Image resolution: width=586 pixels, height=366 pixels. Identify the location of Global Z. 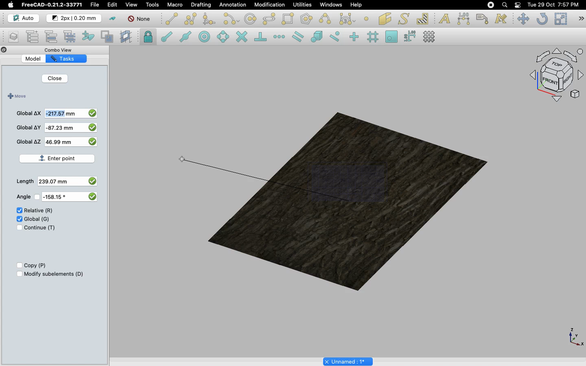
(29, 142).